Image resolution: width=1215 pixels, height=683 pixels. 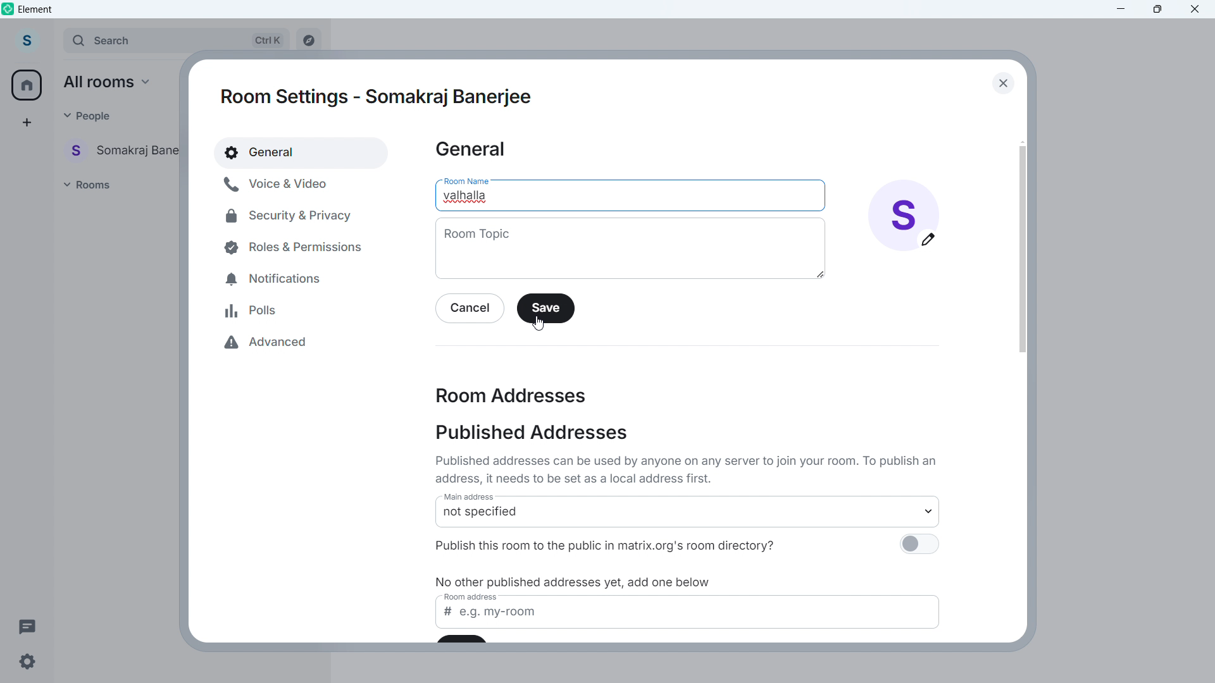 What do you see at coordinates (904, 215) in the screenshot?
I see `Account image` at bounding box center [904, 215].